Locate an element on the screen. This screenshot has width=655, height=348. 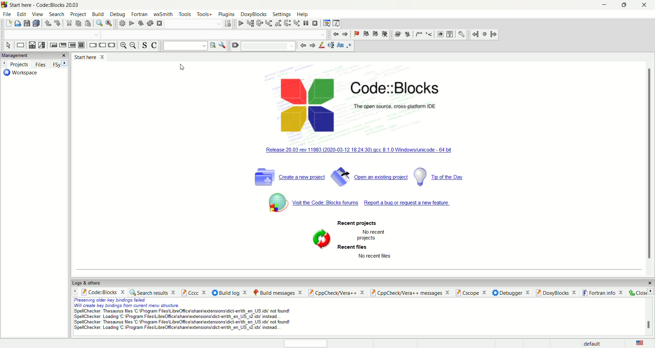
search is located at coordinates (55, 14).